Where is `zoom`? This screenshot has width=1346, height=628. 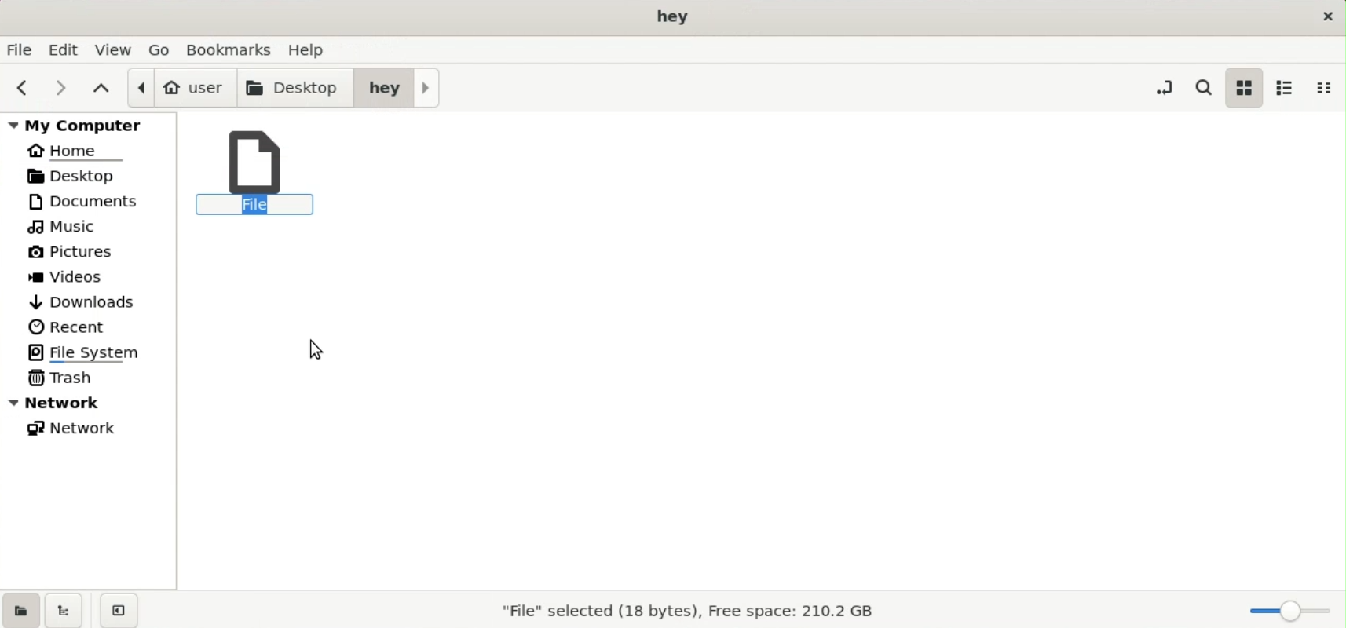 zoom is located at coordinates (1286, 611).